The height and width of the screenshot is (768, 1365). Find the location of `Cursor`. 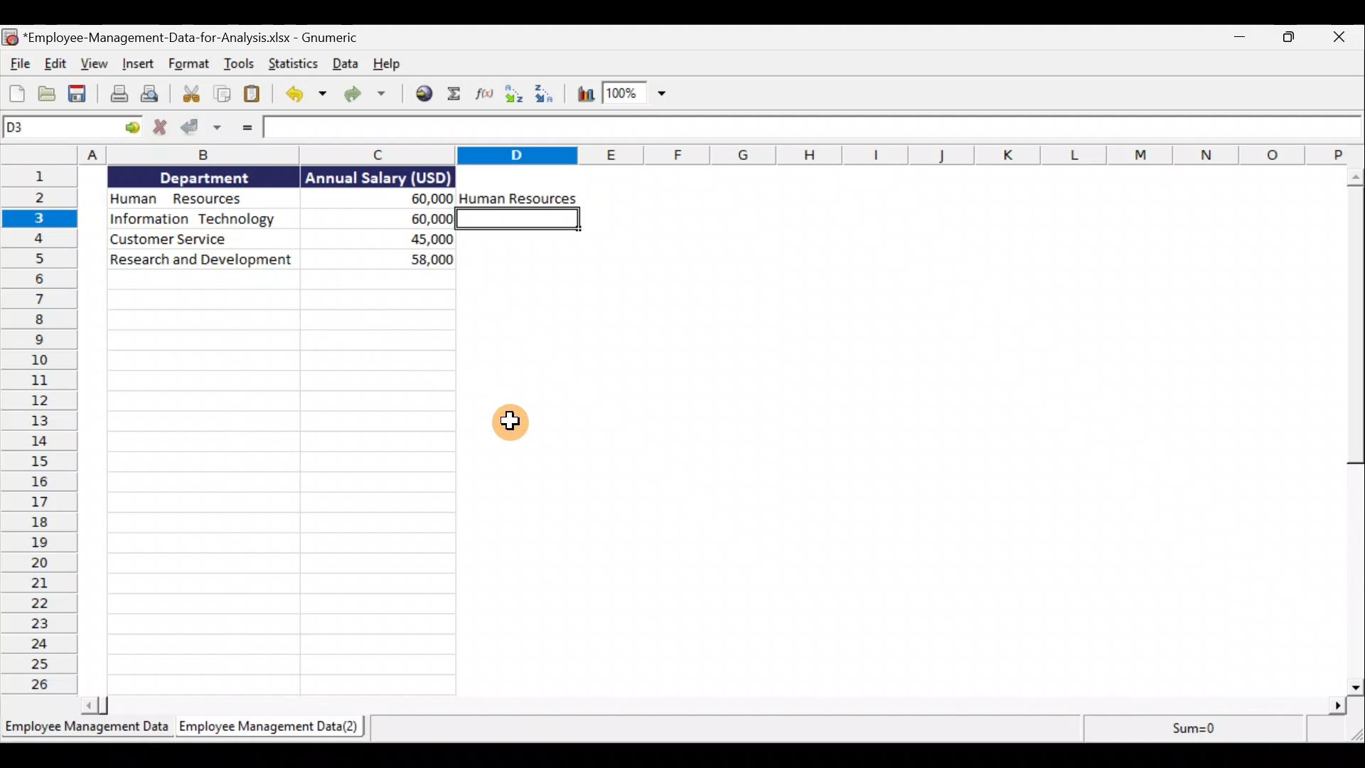

Cursor is located at coordinates (511, 420).